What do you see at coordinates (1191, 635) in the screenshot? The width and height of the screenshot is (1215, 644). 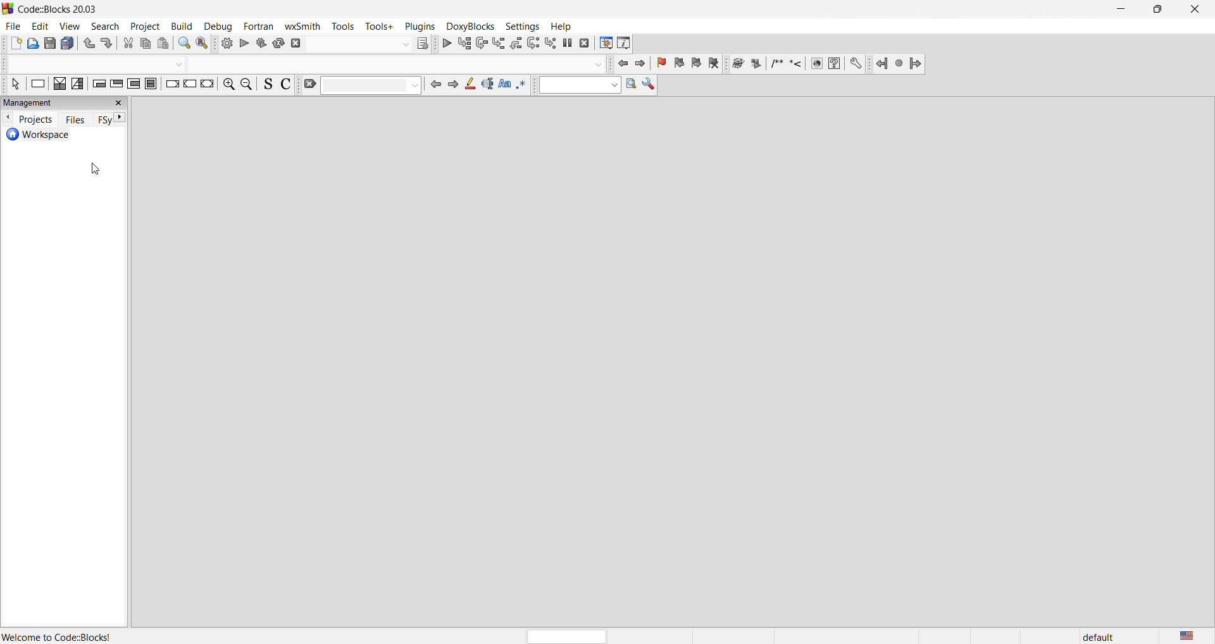 I see `language` at bounding box center [1191, 635].